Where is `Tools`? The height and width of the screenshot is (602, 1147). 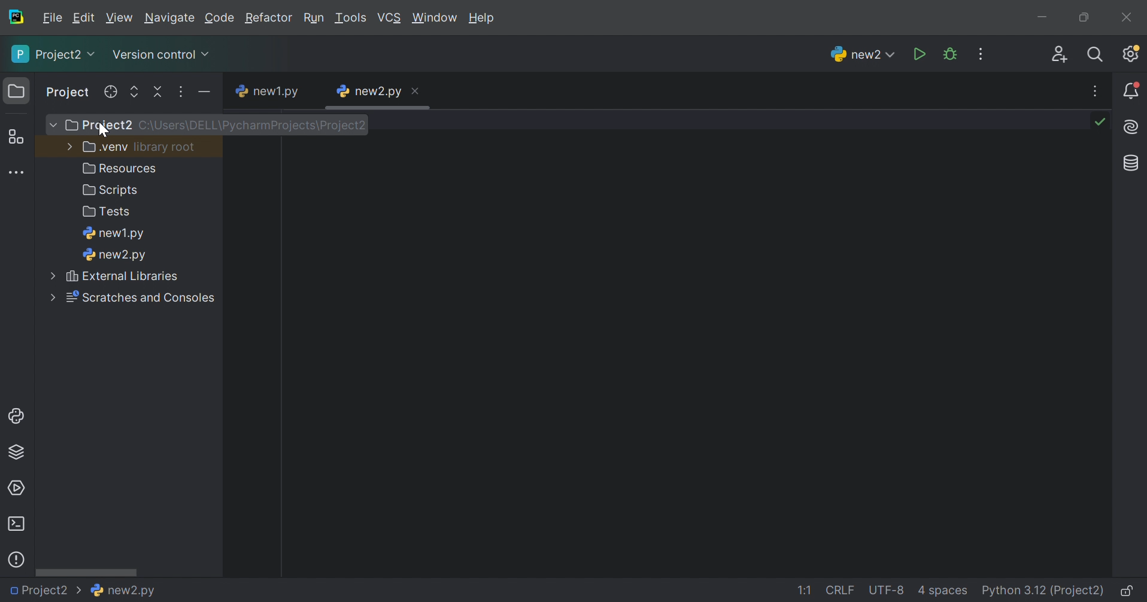
Tools is located at coordinates (350, 18).